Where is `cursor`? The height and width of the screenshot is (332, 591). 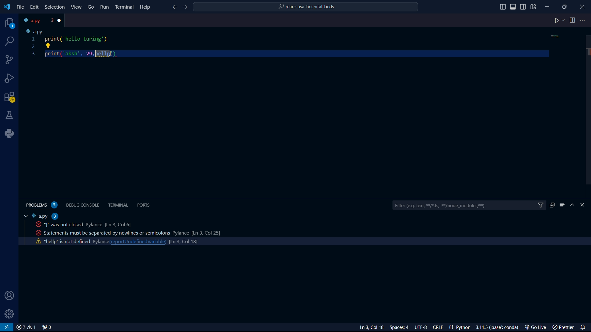
cursor is located at coordinates (106, 55).